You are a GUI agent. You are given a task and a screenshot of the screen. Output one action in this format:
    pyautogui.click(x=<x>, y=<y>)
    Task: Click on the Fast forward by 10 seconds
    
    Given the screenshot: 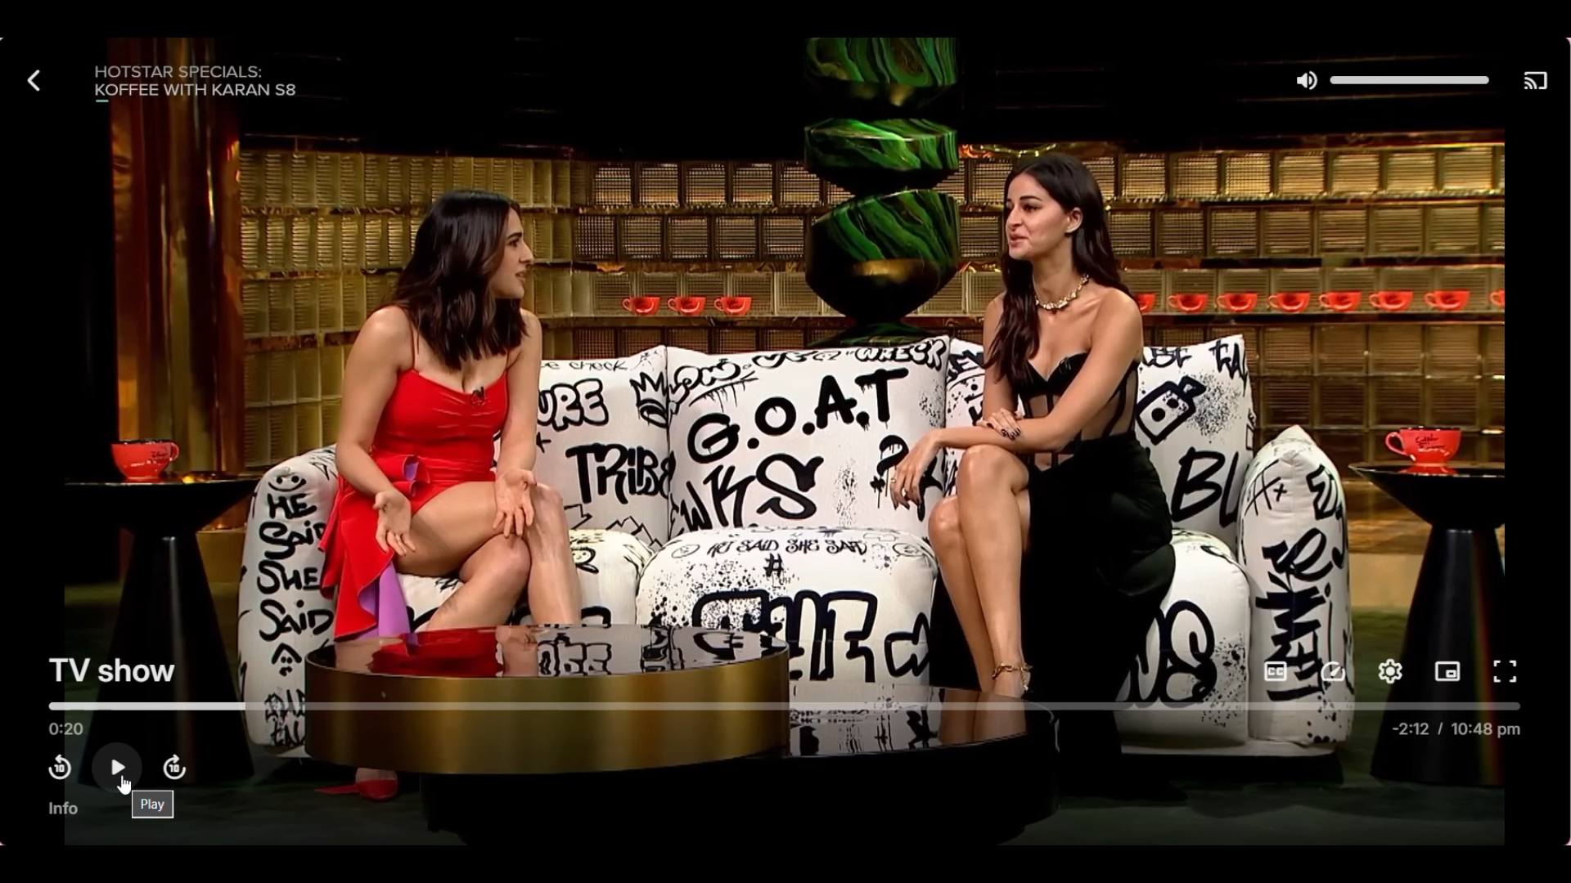 What is the action you would take?
    pyautogui.click(x=175, y=768)
    